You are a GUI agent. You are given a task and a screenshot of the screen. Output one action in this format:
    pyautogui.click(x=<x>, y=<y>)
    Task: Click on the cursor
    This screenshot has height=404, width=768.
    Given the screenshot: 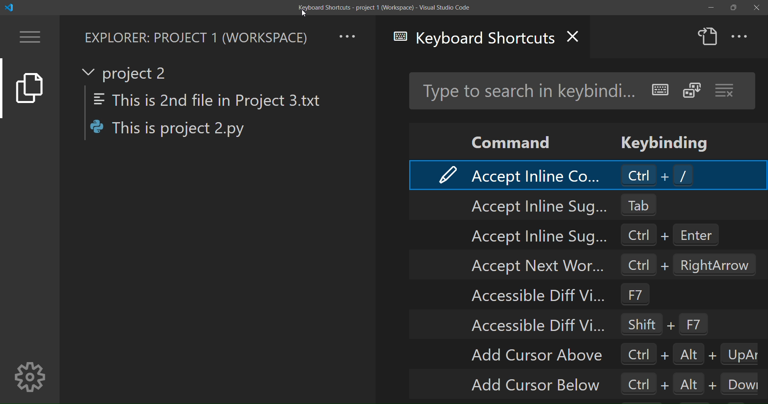 What is the action you would take?
    pyautogui.click(x=305, y=14)
    